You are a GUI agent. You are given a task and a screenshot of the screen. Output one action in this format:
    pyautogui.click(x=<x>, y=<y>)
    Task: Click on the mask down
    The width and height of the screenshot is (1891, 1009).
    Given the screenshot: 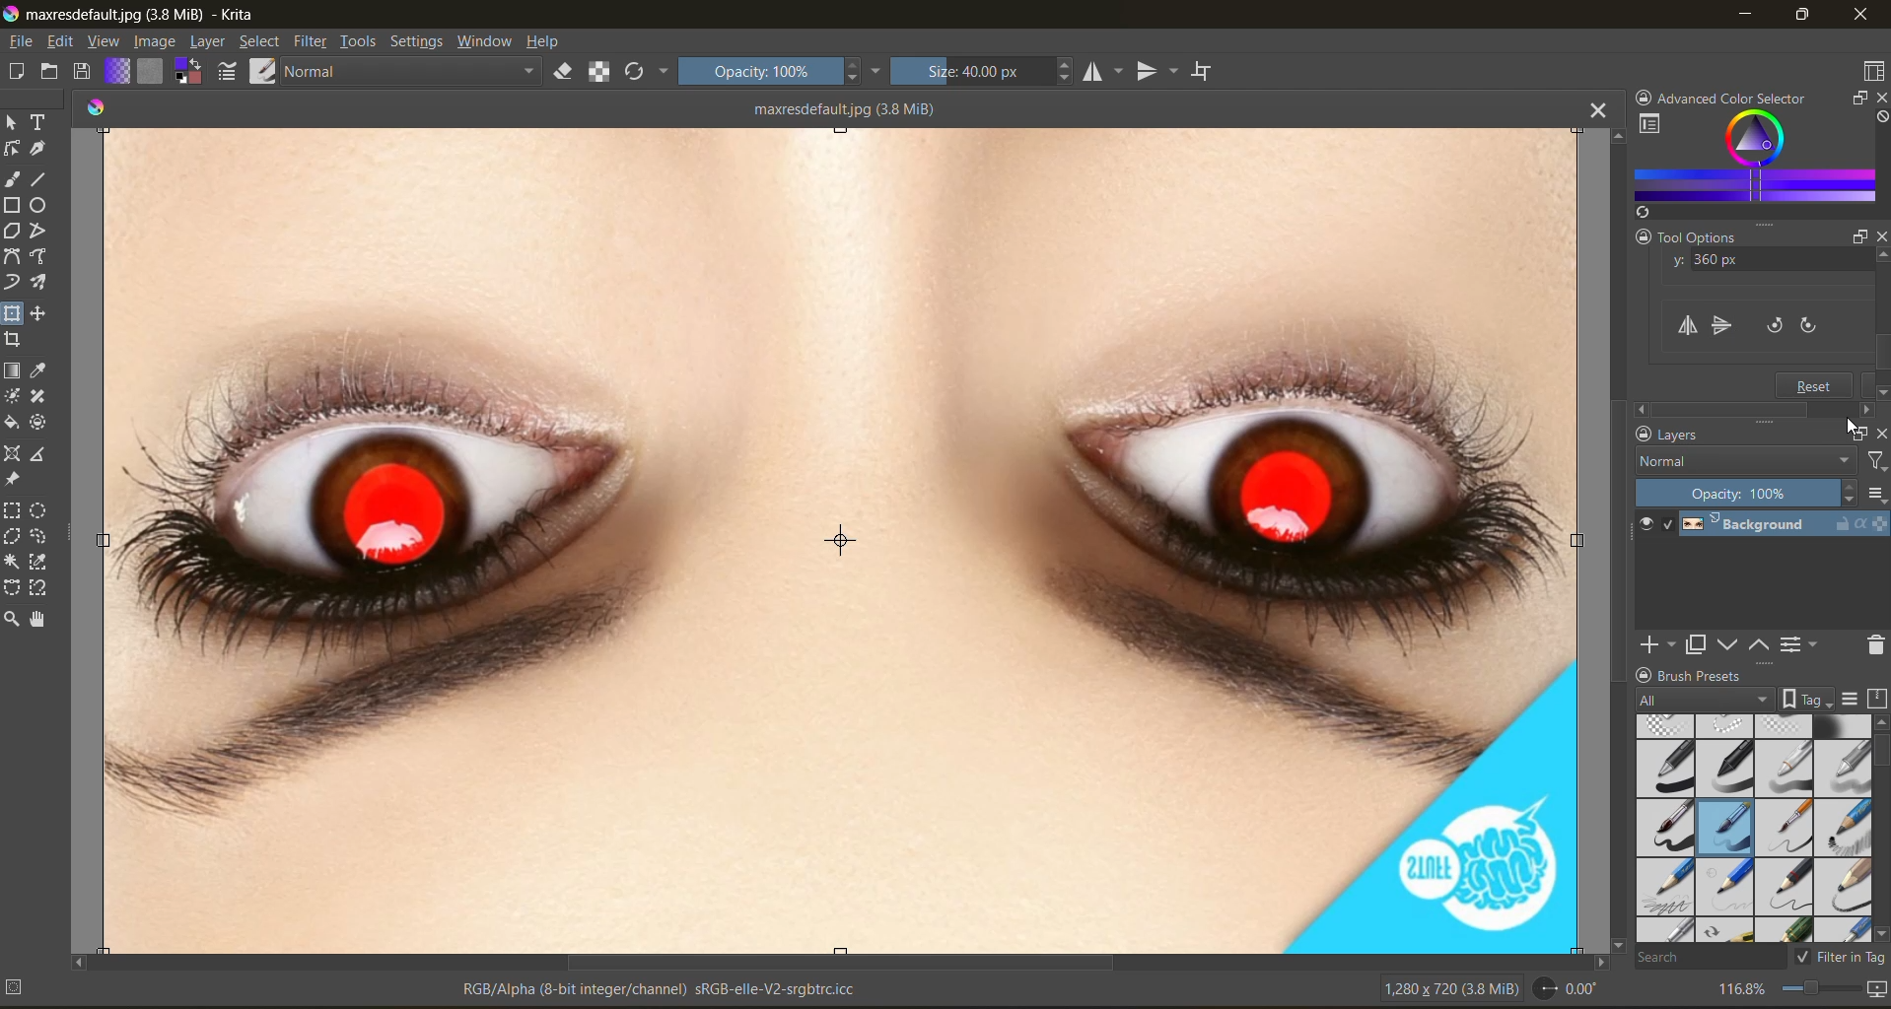 What is the action you would take?
    pyautogui.click(x=1730, y=643)
    